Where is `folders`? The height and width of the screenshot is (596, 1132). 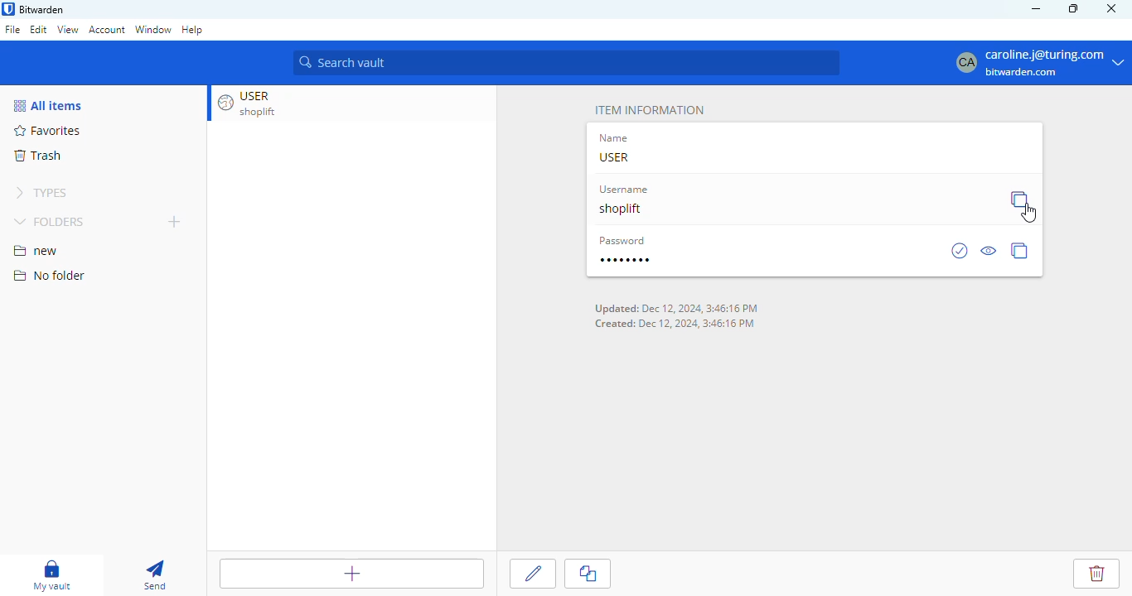 folders is located at coordinates (51, 221).